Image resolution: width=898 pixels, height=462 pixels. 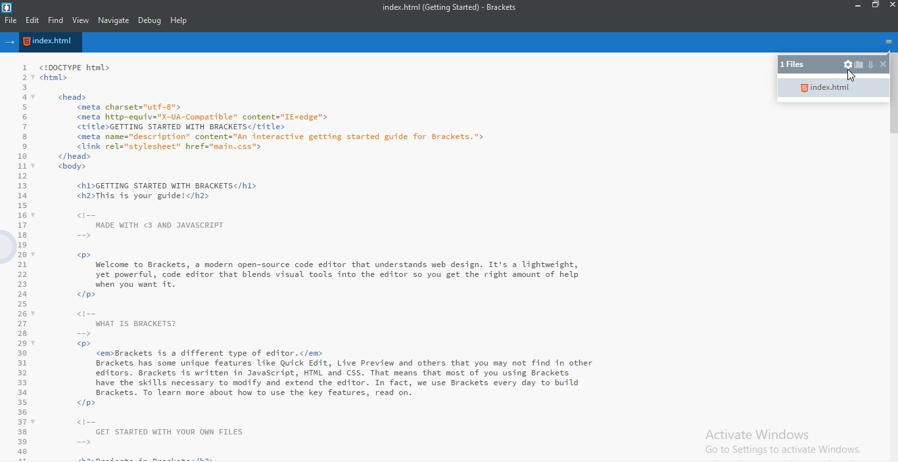 I want to click on index.html (Getting Started) - Brackets, so click(x=455, y=7).